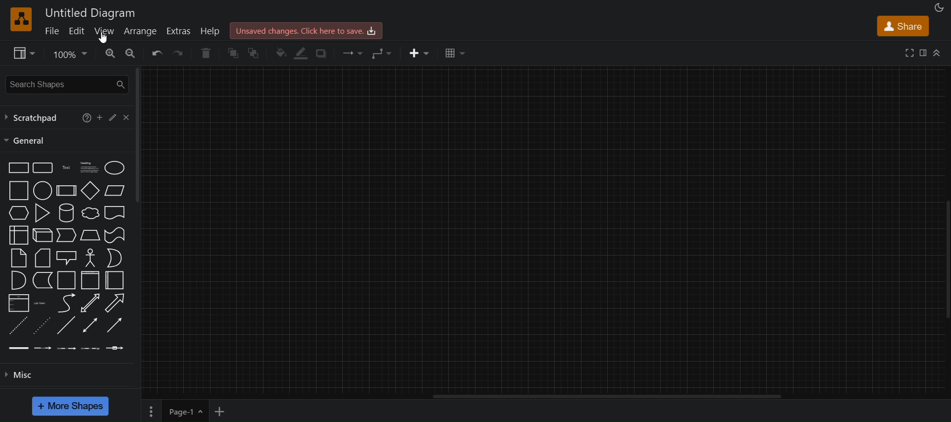  What do you see at coordinates (302, 52) in the screenshot?
I see `line color` at bounding box center [302, 52].